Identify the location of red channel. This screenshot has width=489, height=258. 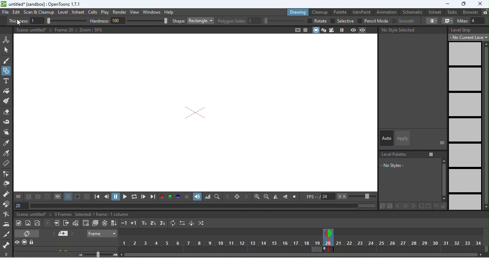
(162, 197).